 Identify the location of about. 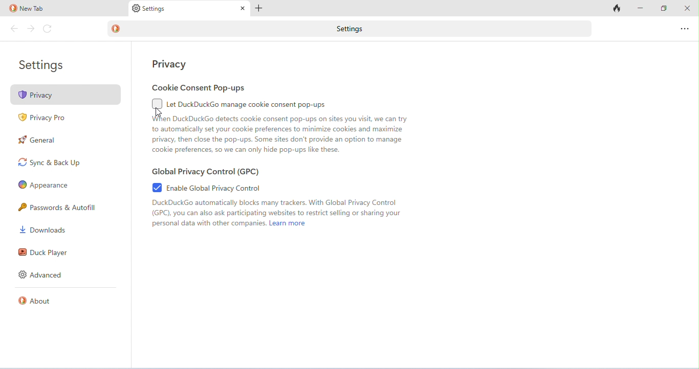
(36, 301).